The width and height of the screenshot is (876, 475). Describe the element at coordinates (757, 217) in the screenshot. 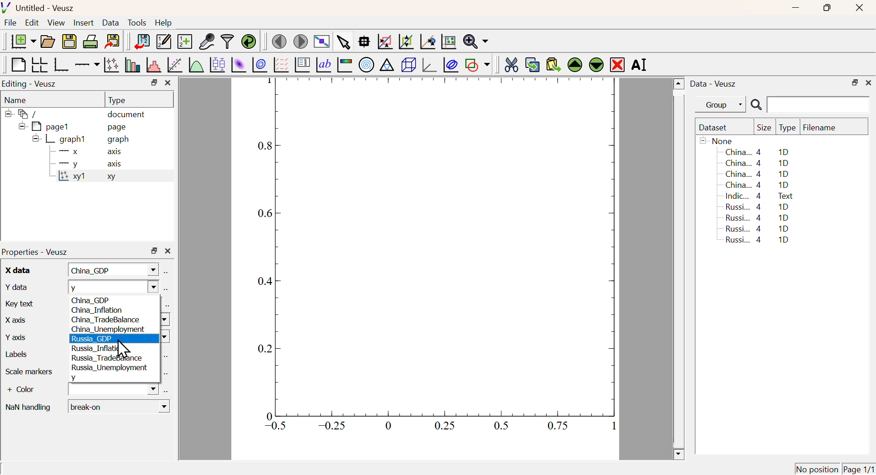

I see `Russi... 4 1D` at that location.